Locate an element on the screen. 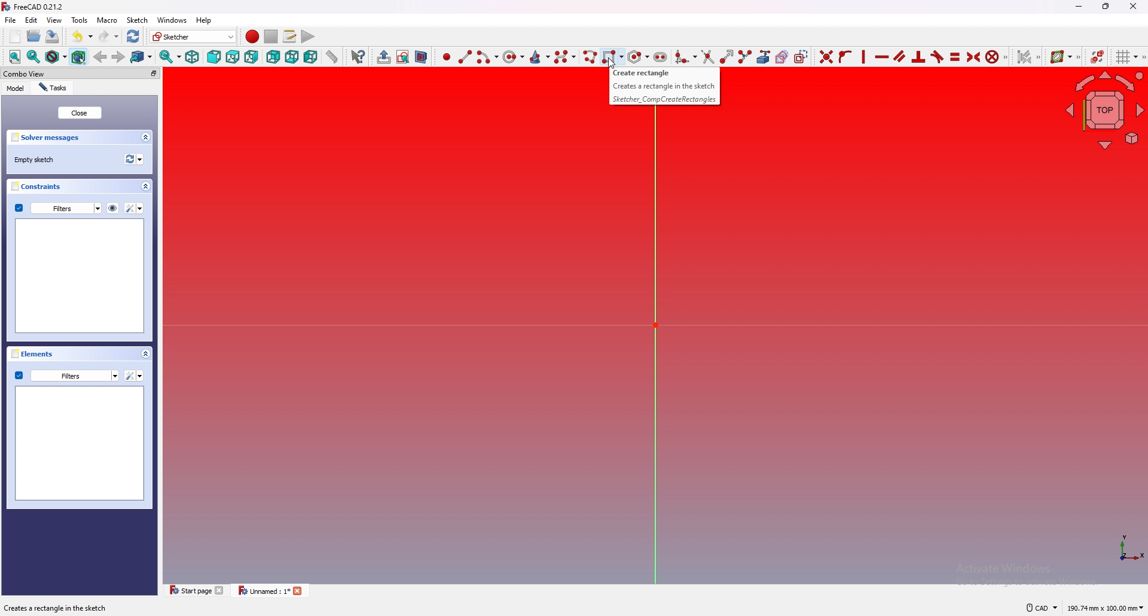  top is located at coordinates (233, 57).